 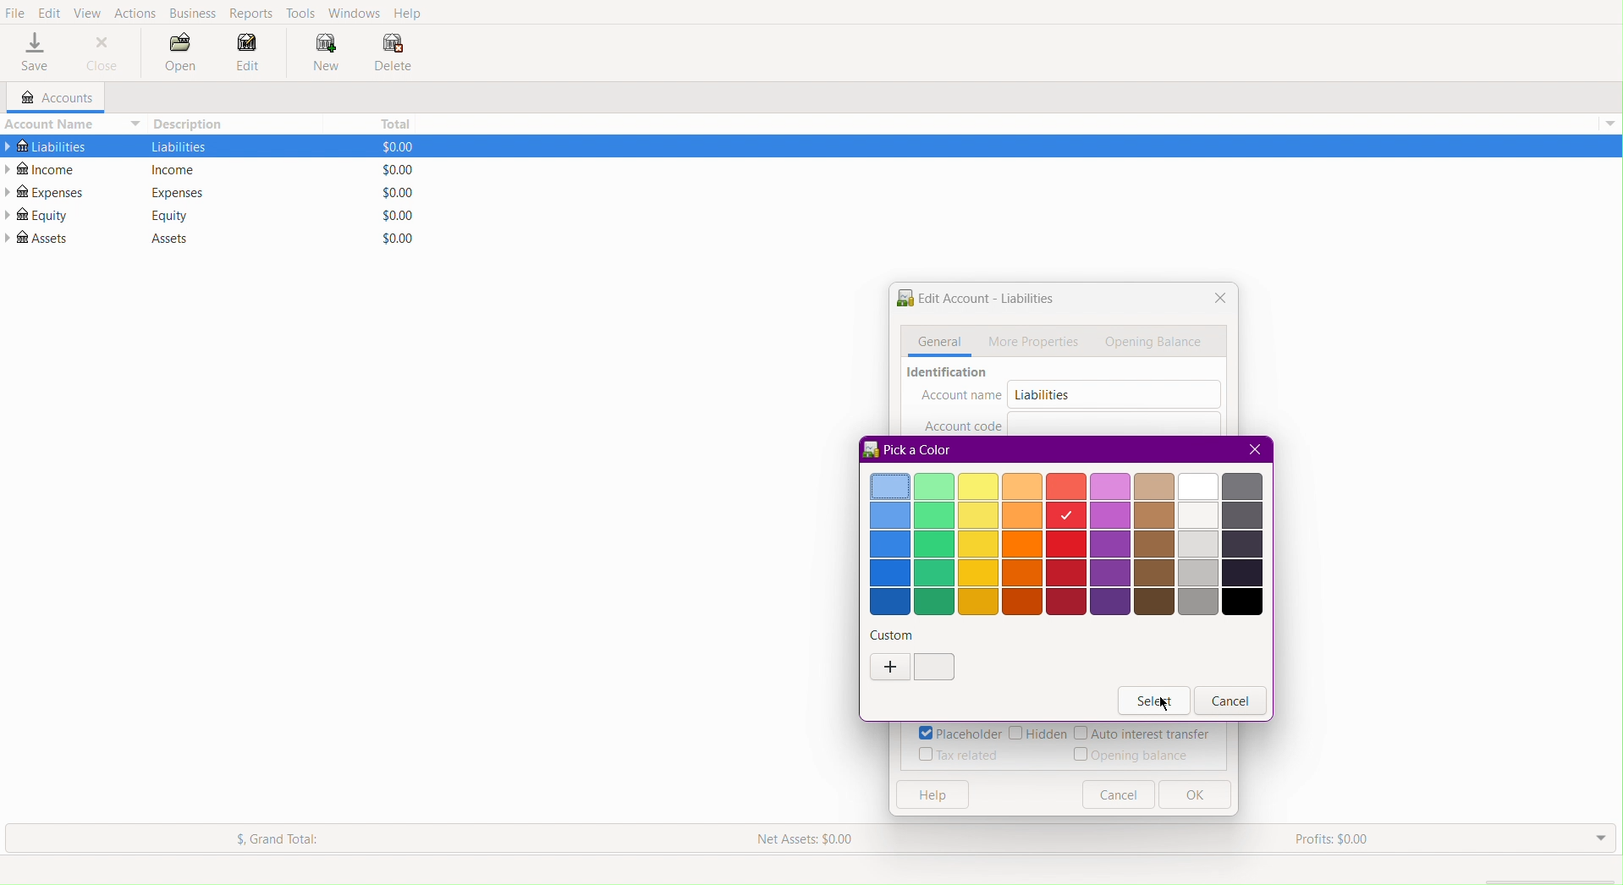 What do you see at coordinates (934, 668) in the screenshot?
I see `Confirm` at bounding box center [934, 668].